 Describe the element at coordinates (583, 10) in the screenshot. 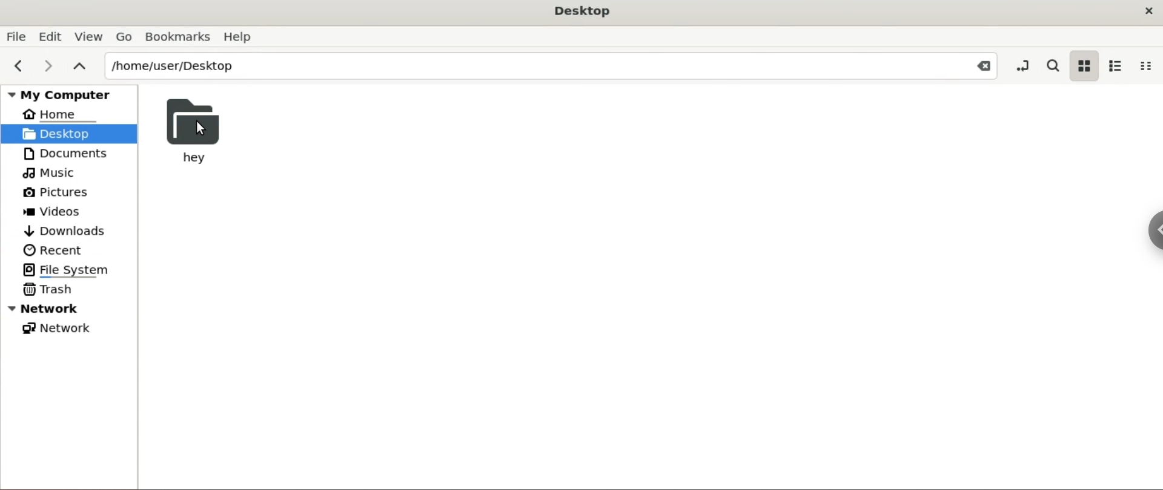

I see `Desktop` at that location.